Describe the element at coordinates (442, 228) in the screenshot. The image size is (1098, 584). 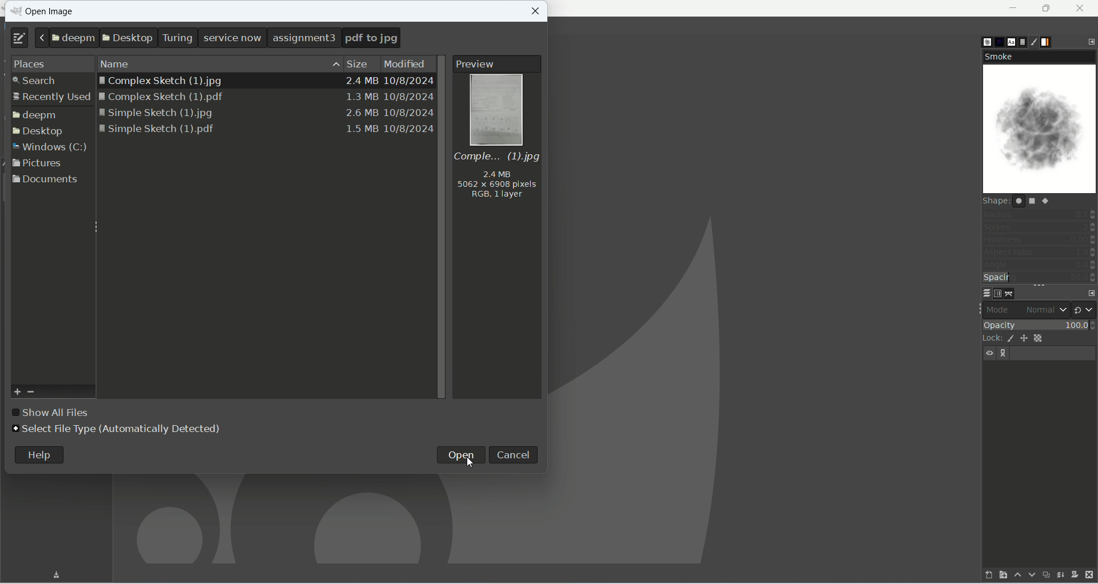
I see `vertical scroll bar` at that location.